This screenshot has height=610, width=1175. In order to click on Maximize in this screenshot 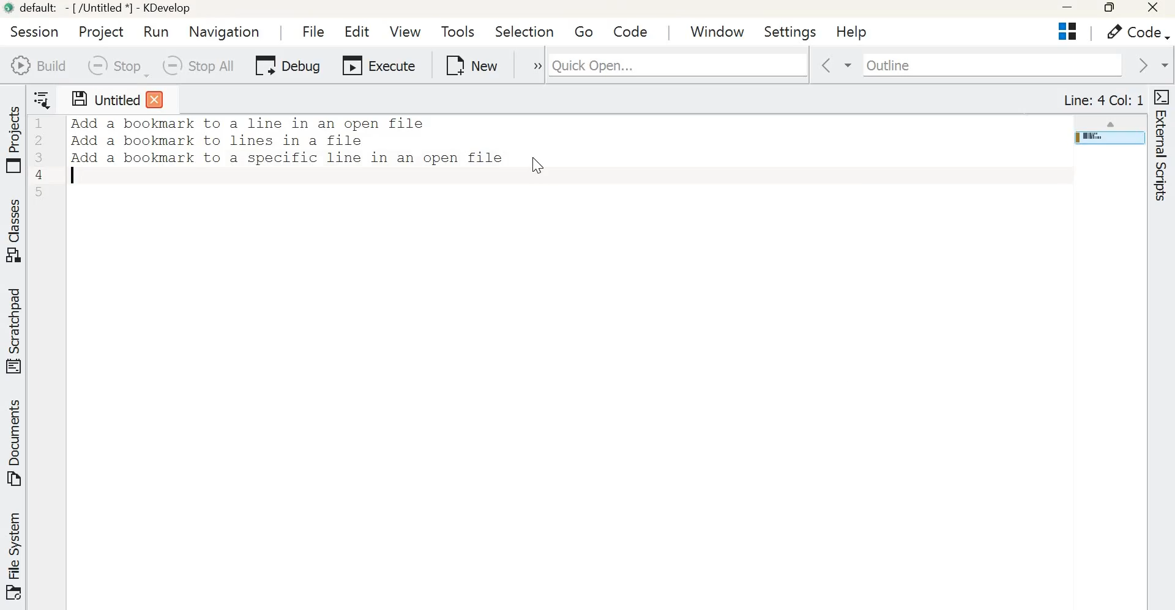, I will do `click(1112, 9)`.